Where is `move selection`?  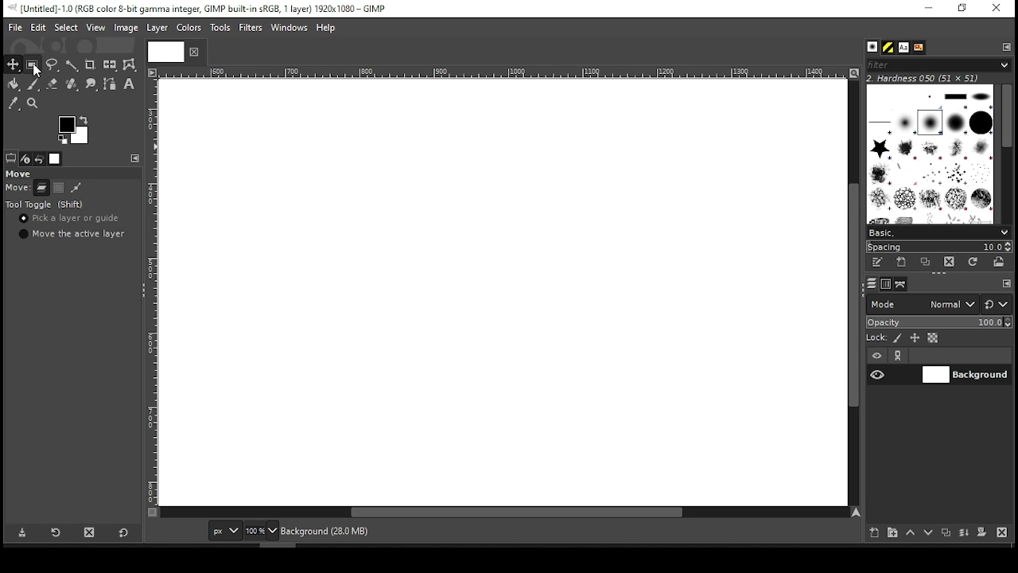
move selection is located at coordinates (59, 188).